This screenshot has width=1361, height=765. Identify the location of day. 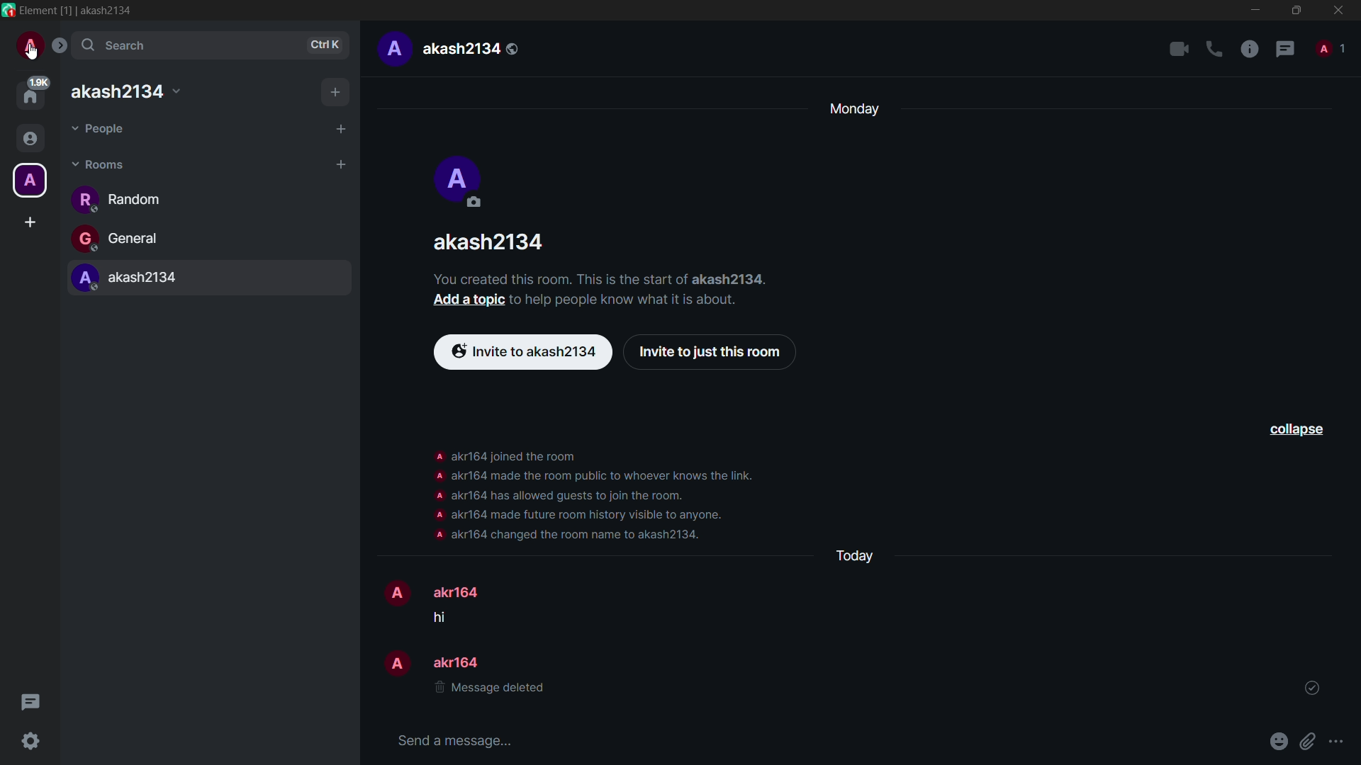
(853, 555).